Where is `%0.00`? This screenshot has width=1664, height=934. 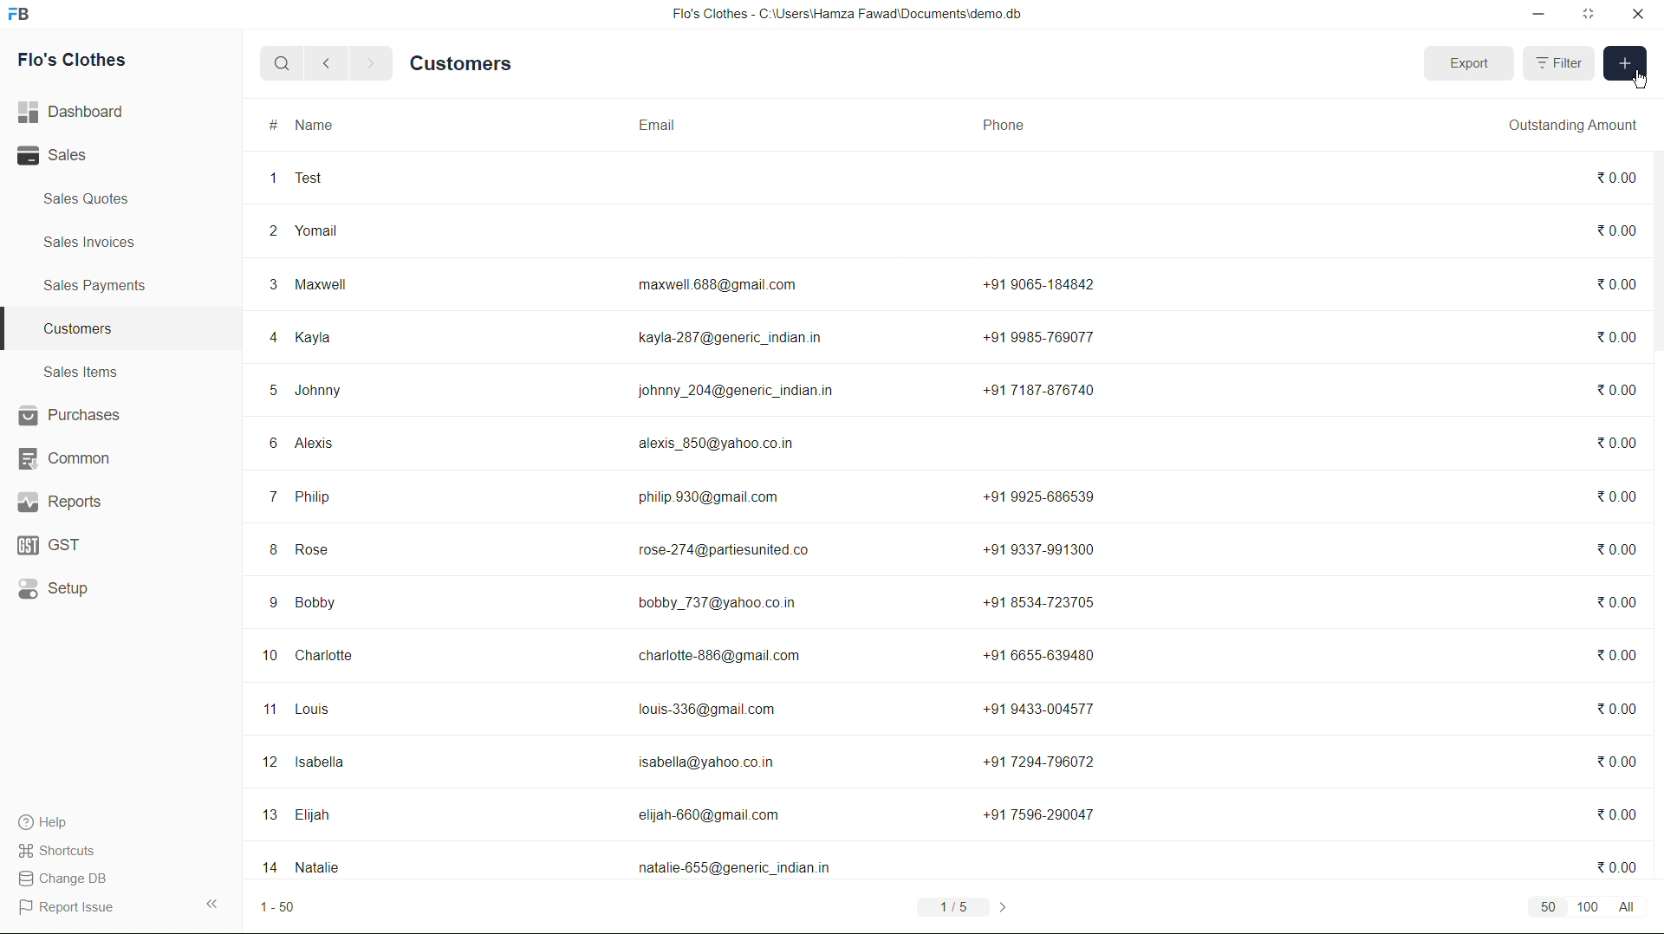 %0.00 is located at coordinates (1614, 708).